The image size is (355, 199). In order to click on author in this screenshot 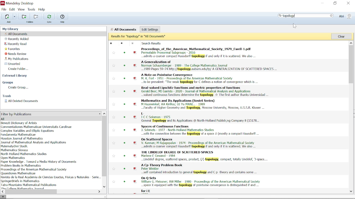, I will do `click(24, 188)`.